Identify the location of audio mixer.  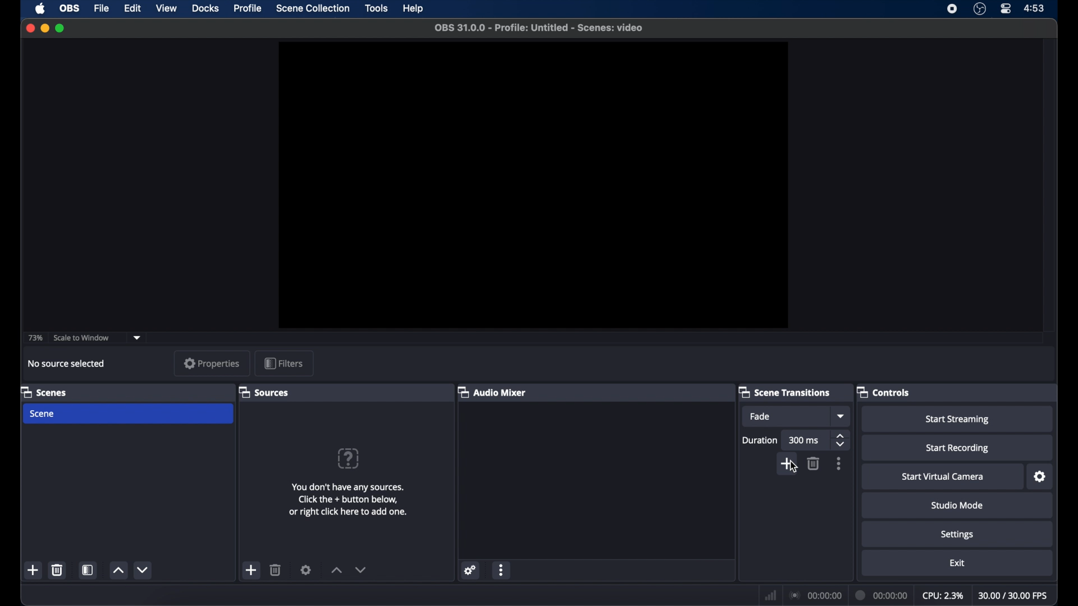
(492, 393).